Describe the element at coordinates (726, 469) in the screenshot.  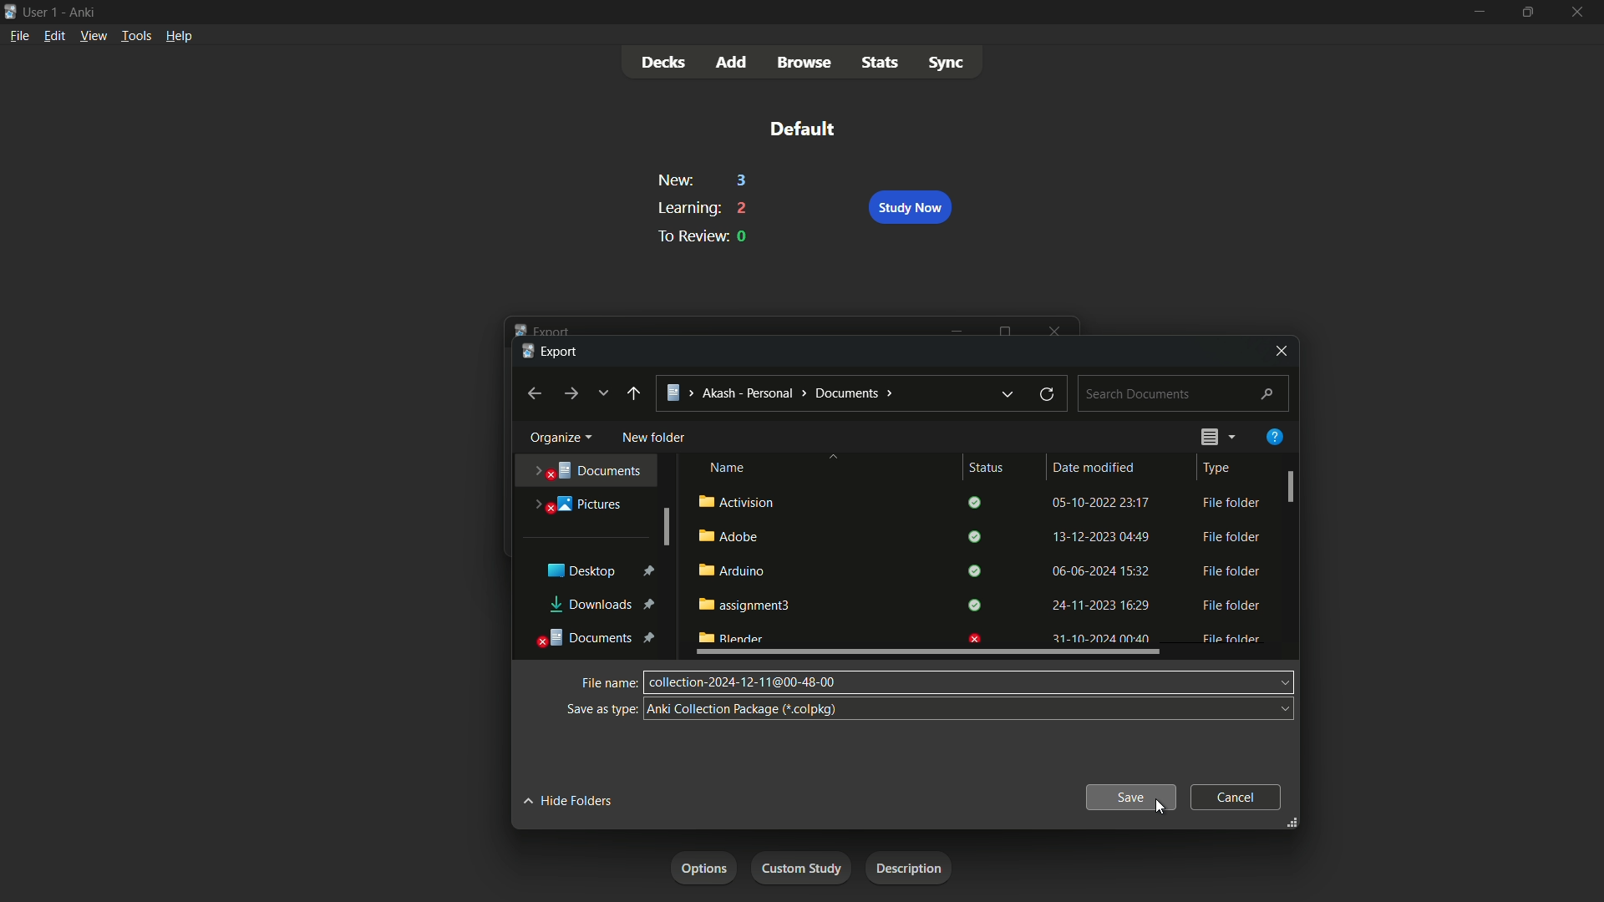
I see `name` at that location.